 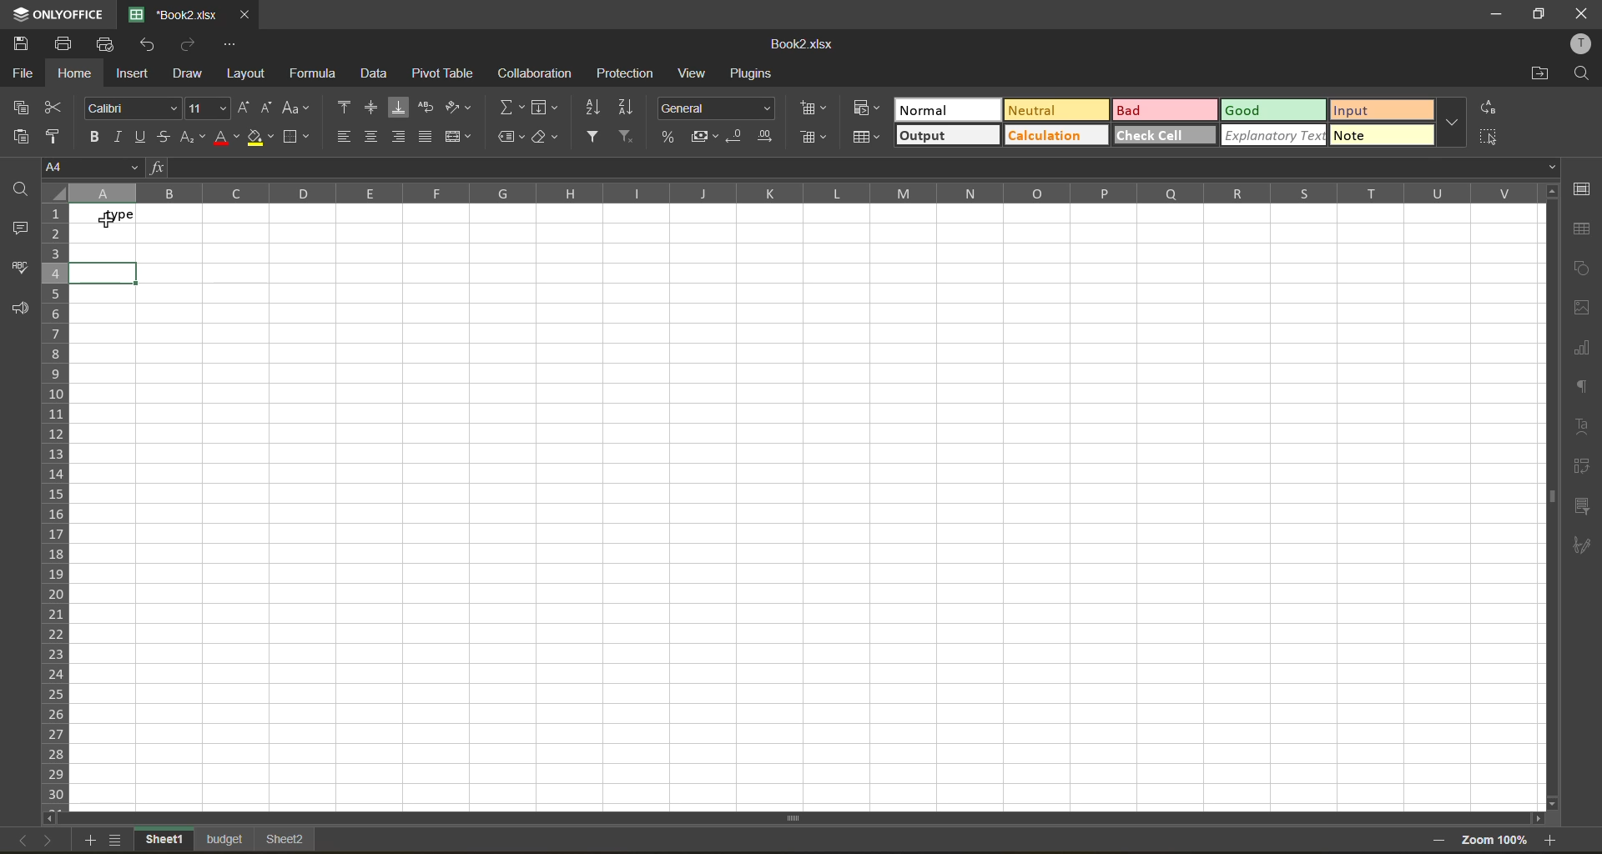 What do you see at coordinates (56, 503) in the screenshot?
I see `row numbers` at bounding box center [56, 503].